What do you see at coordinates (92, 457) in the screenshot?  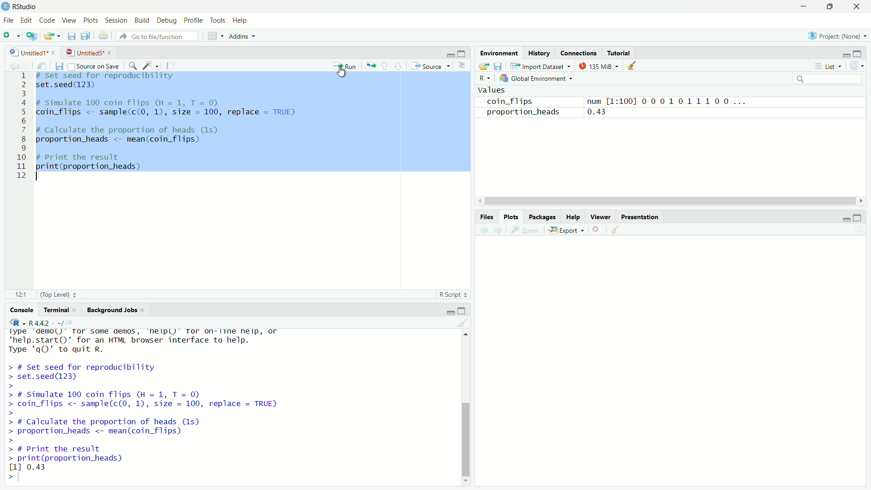 I see `> # Print the result
> print(proportion_heads)
11 0 43` at bounding box center [92, 457].